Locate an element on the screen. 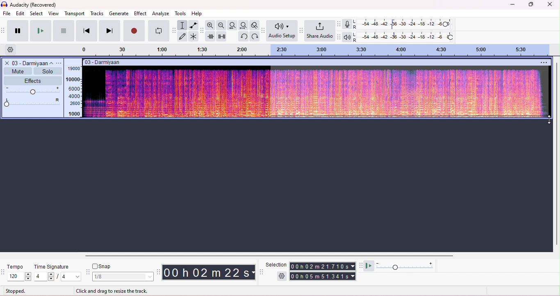  tempo toll bar is located at coordinates (4, 271).